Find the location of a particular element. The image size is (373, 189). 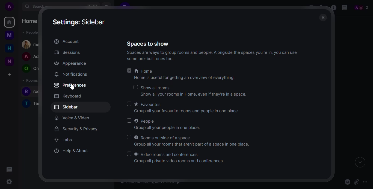

show all rooms is located at coordinates (155, 88).